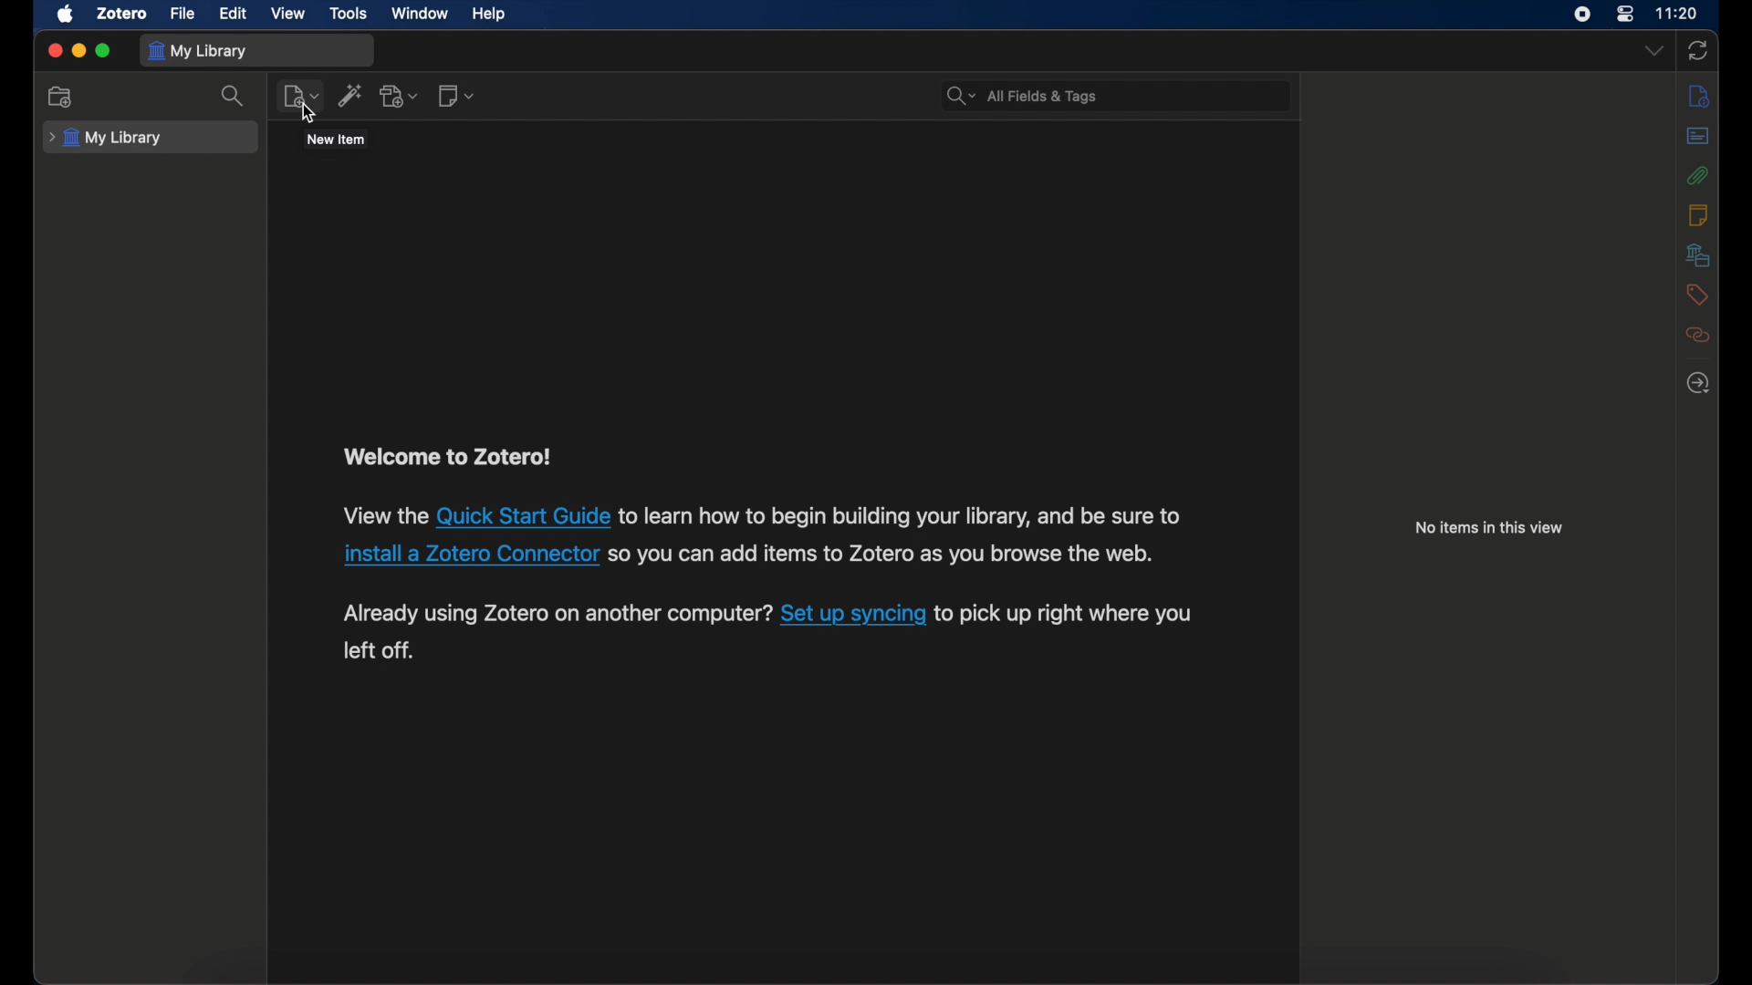 This screenshot has width=1752, height=985. Describe the element at coordinates (1679, 14) in the screenshot. I see `time` at that location.